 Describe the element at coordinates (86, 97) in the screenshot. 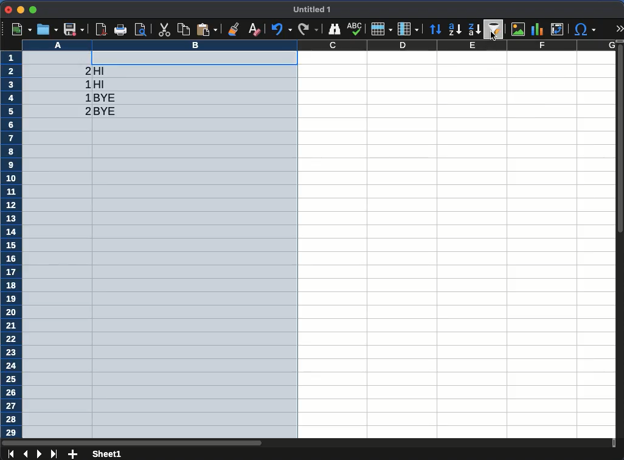

I see `1` at that location.